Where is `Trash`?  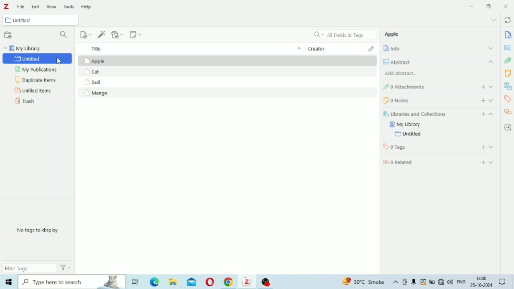 Trash is located at coordinates (25, 101).